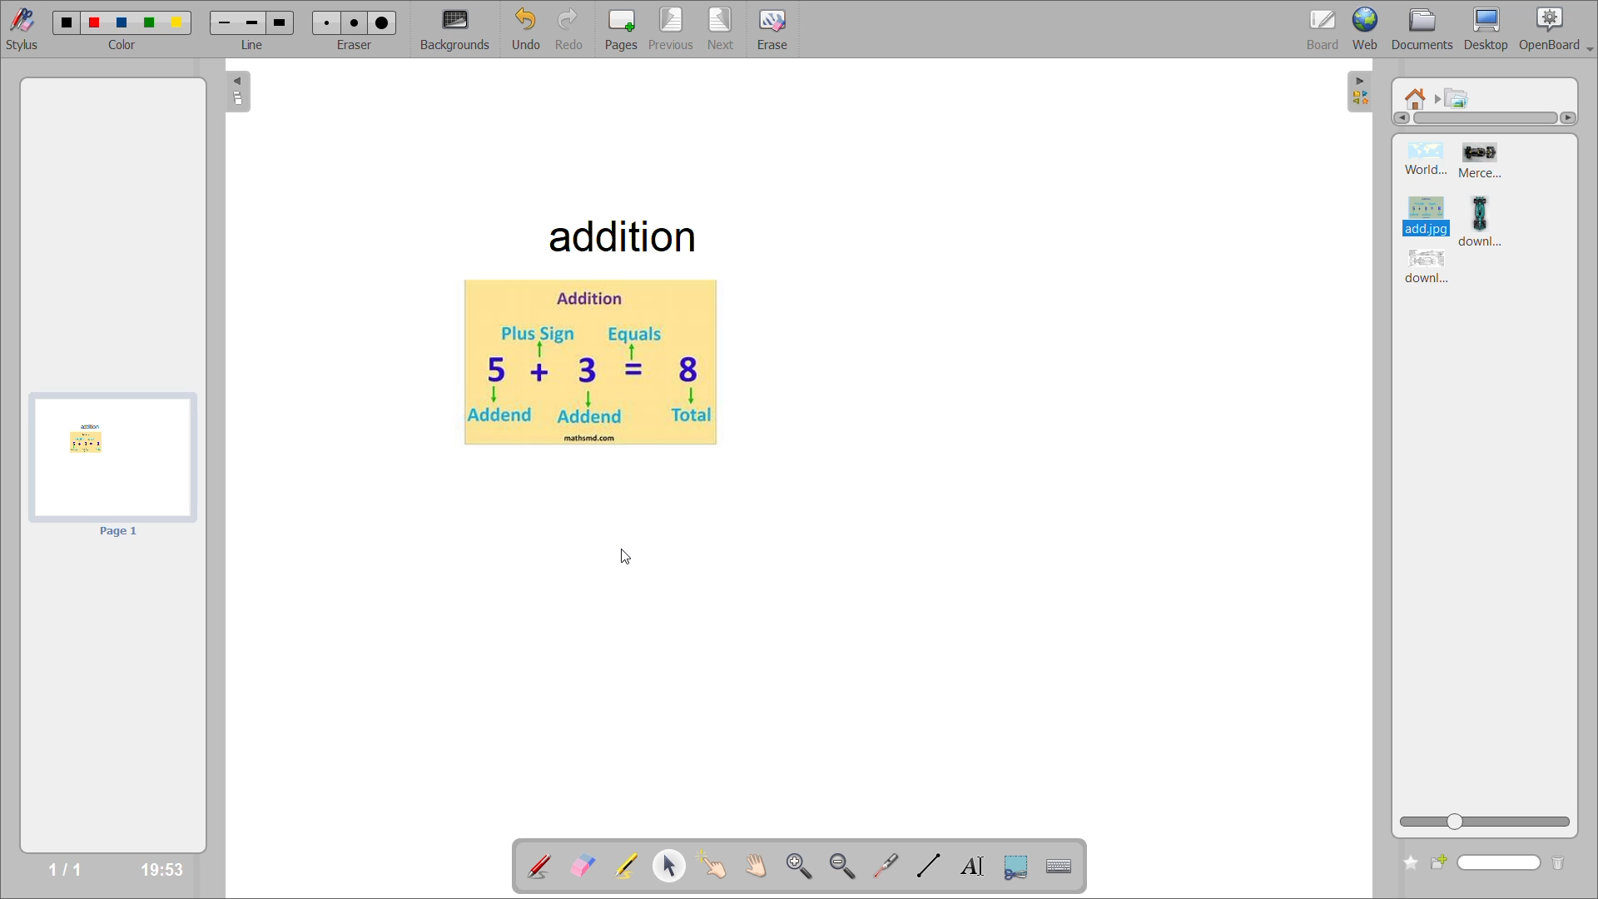 This screenshot has width=1598, height=899. What do you see at coordinates (772, 31) in the screenshot?
I see `erase` at bounding box center [772, 31].